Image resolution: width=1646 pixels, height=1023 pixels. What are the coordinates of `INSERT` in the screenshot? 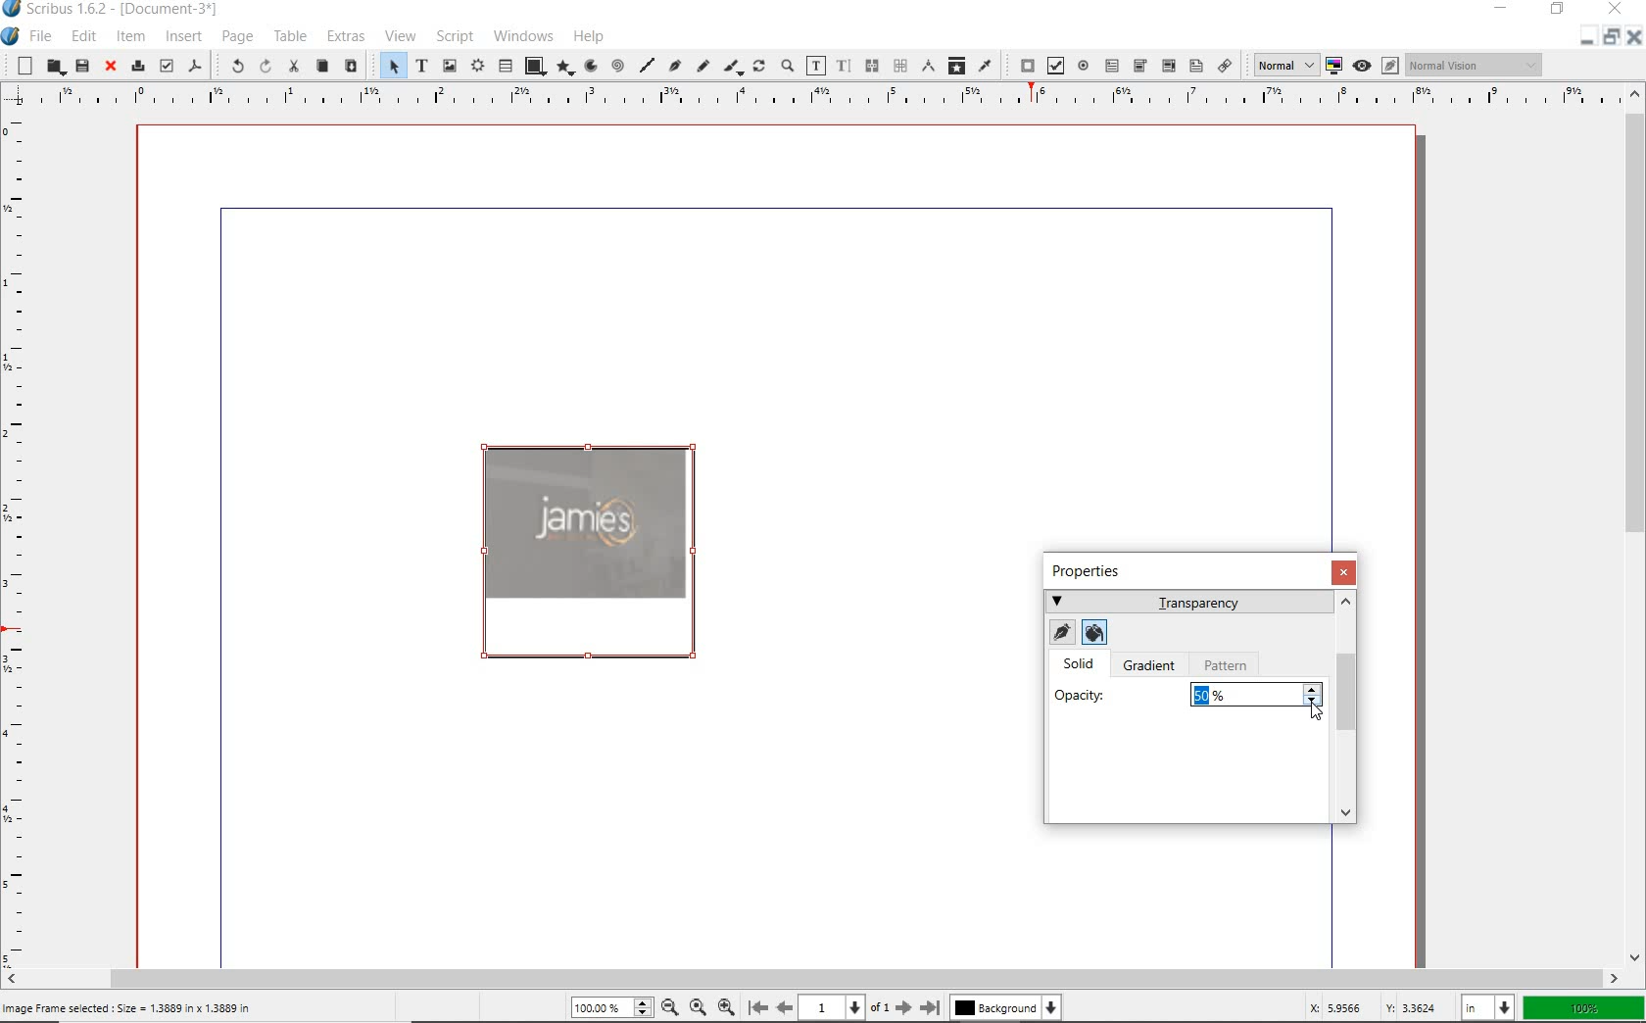 It's located at (184, 37).